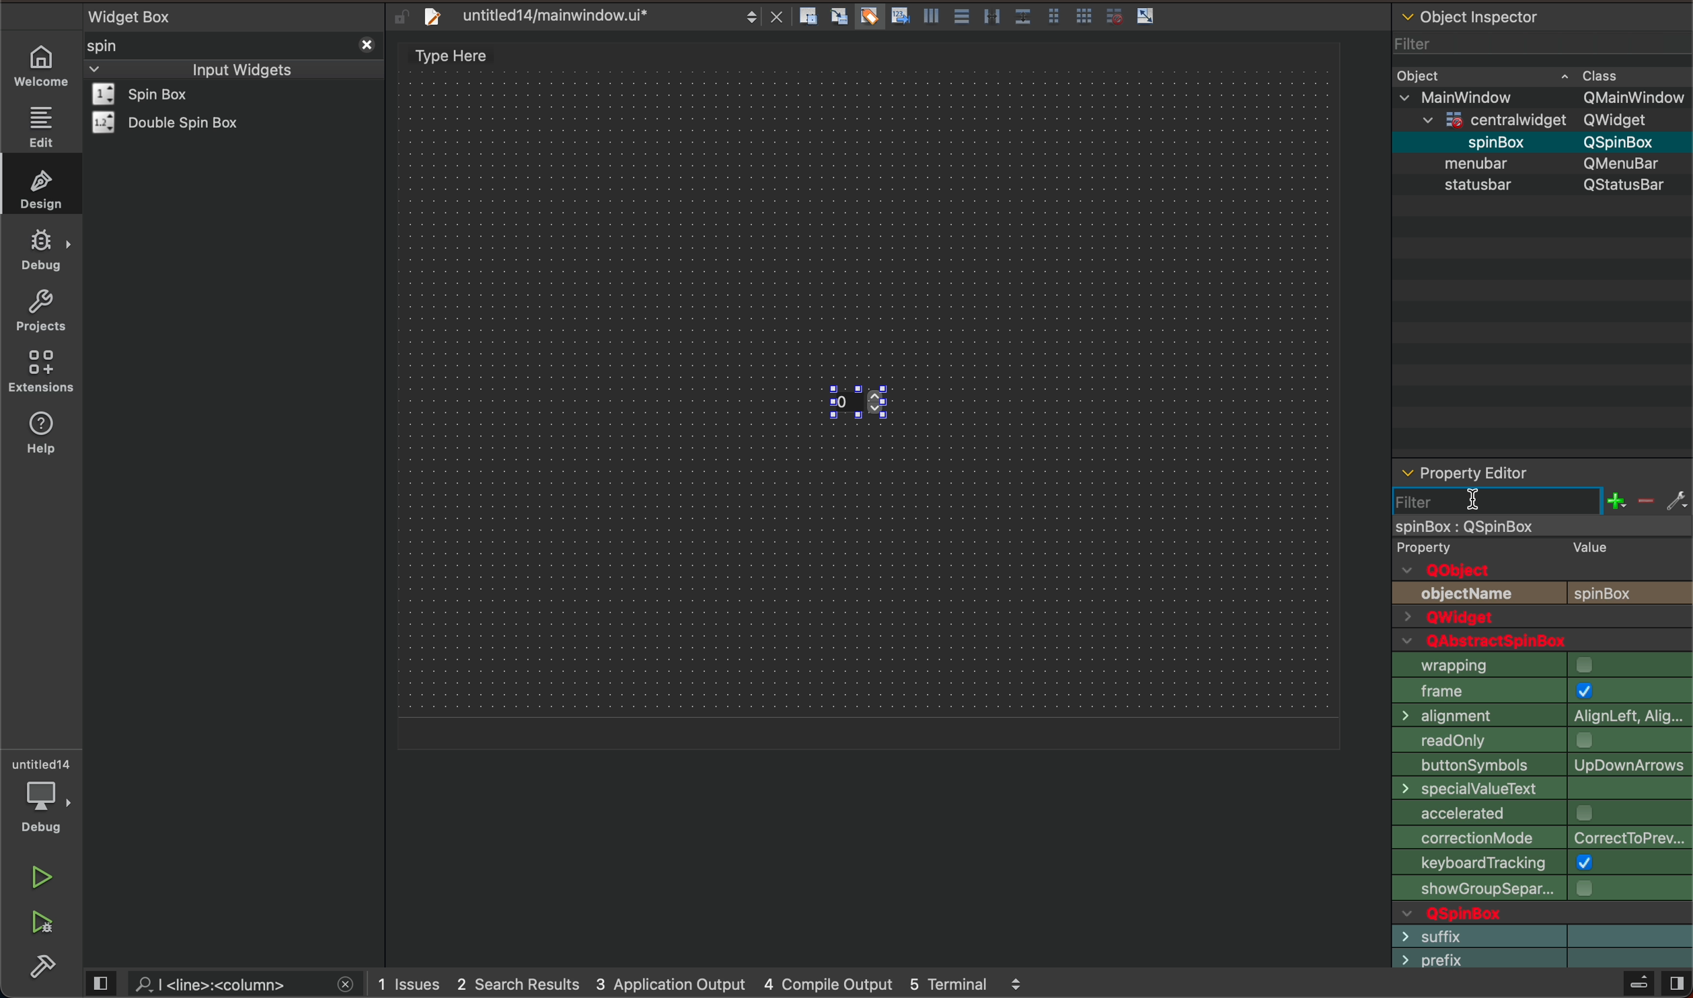 This screenshot has height=998, width=1693. What do you see at coordinates (1470, 934) in the screenshot?
I see `text` at bounding box center [1470, 934].